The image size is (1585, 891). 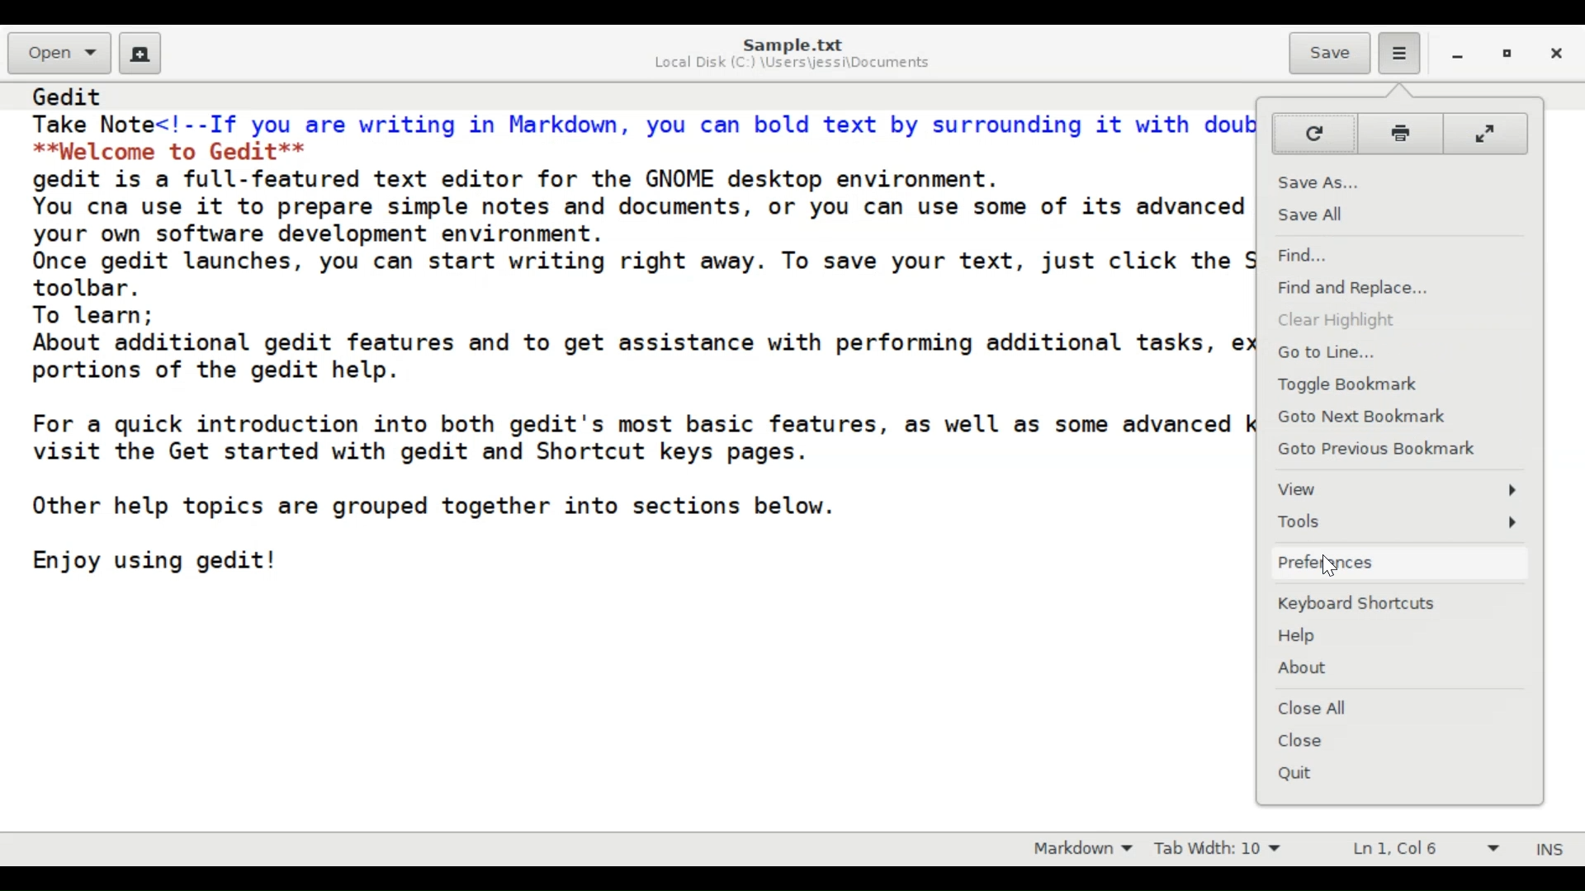 I want to click on Go to Line, so click(x=1403, y=353).